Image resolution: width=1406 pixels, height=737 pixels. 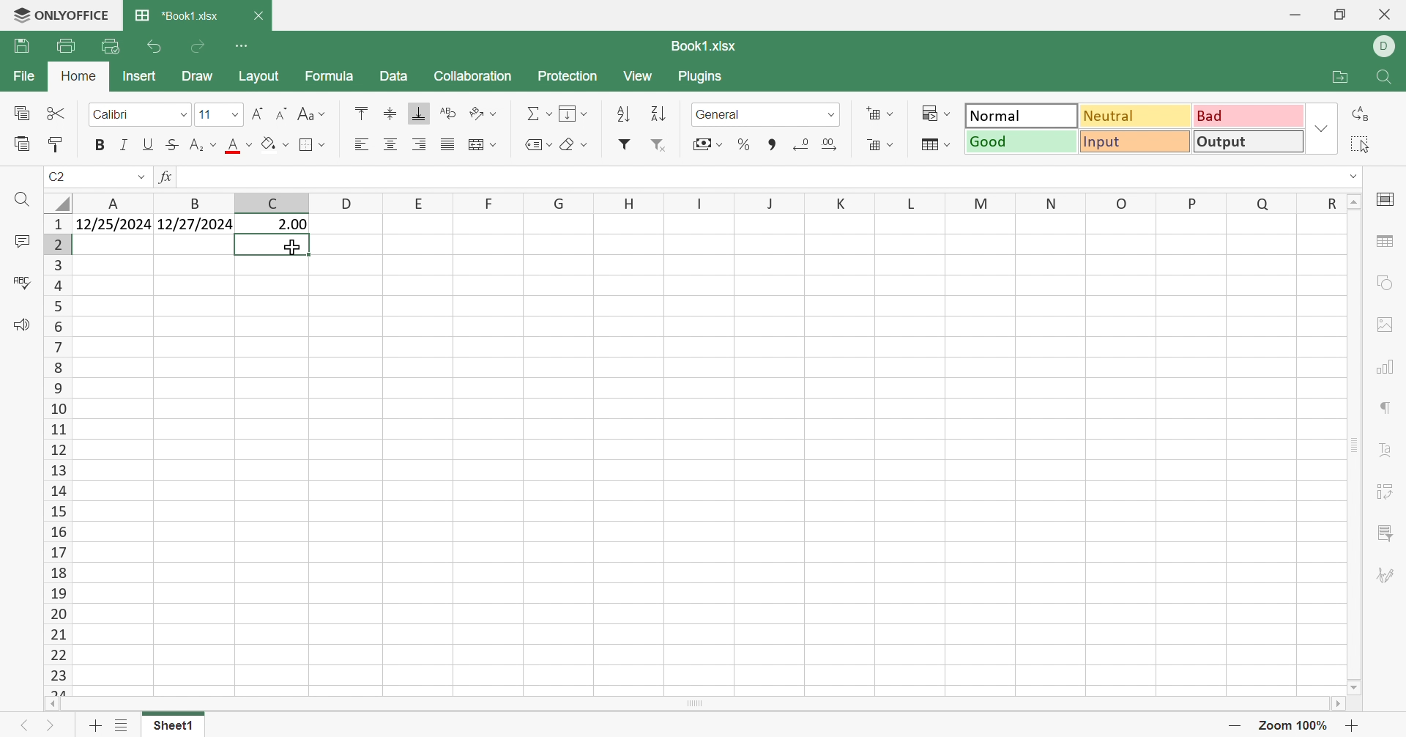 I want to click on Conditional formatting, so click(x=937, y=113).